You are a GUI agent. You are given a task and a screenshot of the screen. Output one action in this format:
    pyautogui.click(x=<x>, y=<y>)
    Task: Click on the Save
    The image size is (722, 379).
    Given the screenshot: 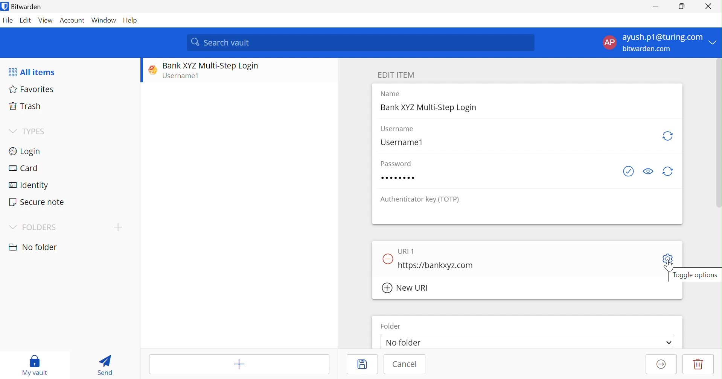 What is the action you would take?
    pyautogui.click(x=364, y=364)
    